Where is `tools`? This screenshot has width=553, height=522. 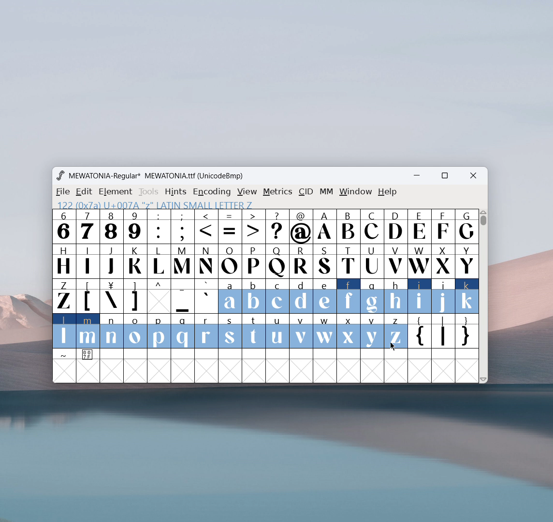 tools is located at coordinates (149, 192).